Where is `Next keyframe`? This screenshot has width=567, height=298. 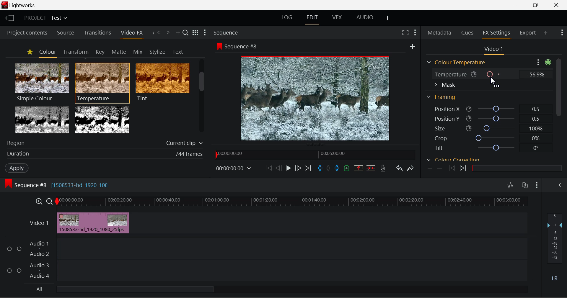 Next keyframe is located at coordinates (464, 169).